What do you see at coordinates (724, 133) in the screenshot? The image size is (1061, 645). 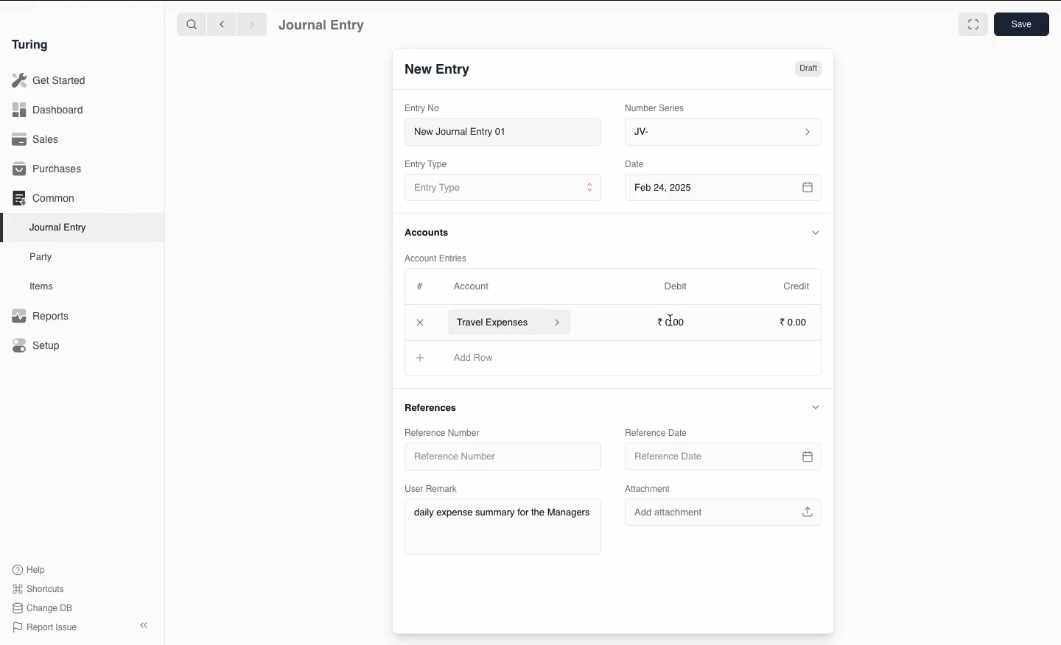 I see `JV-` at bounding box center [724, 133].